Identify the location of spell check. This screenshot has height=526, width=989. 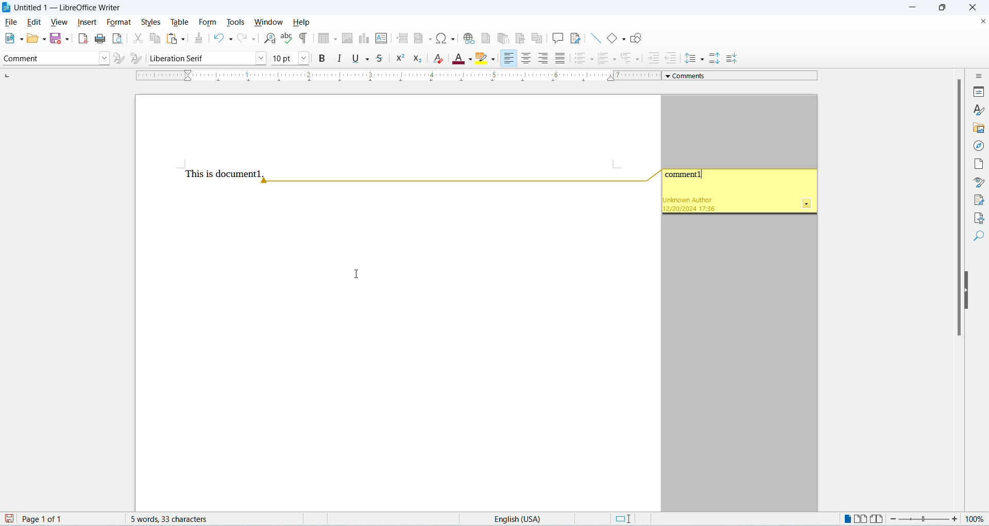
(287, 39).